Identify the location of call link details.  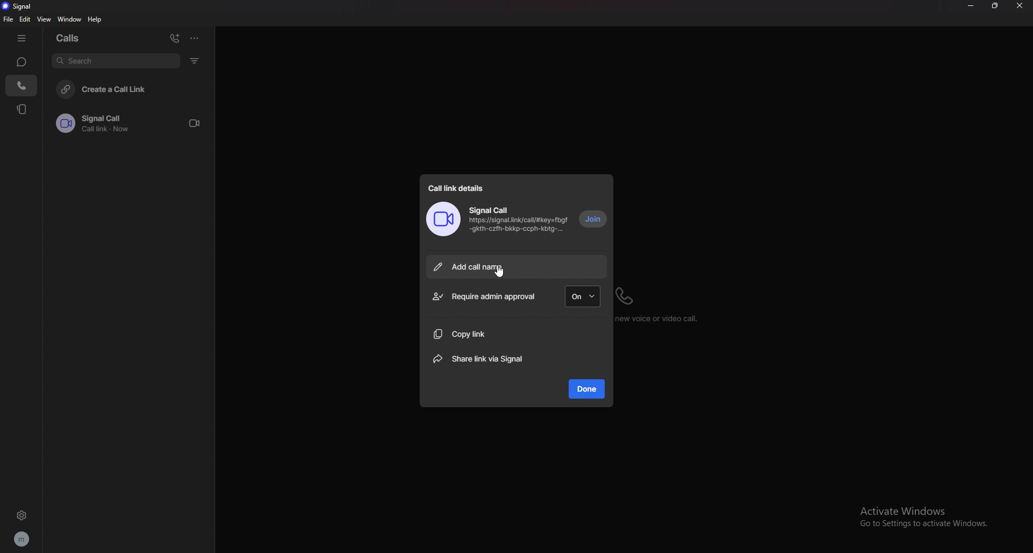
(459, 187).